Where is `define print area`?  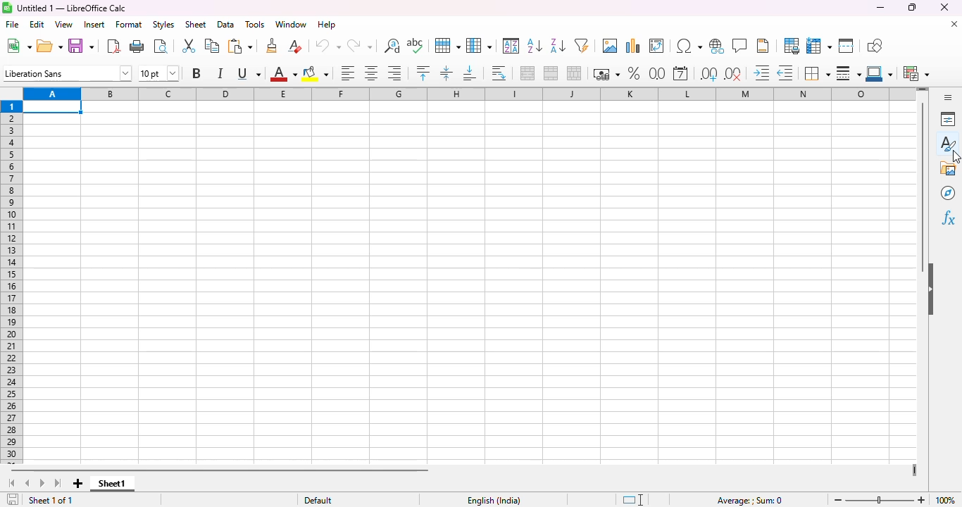 define print area is located at coordinates (792, 46).